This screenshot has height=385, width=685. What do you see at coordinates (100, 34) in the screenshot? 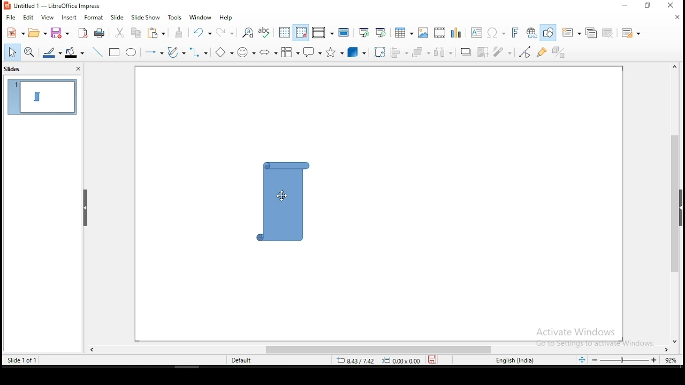
I see `print` at bounding box center [100, 34].